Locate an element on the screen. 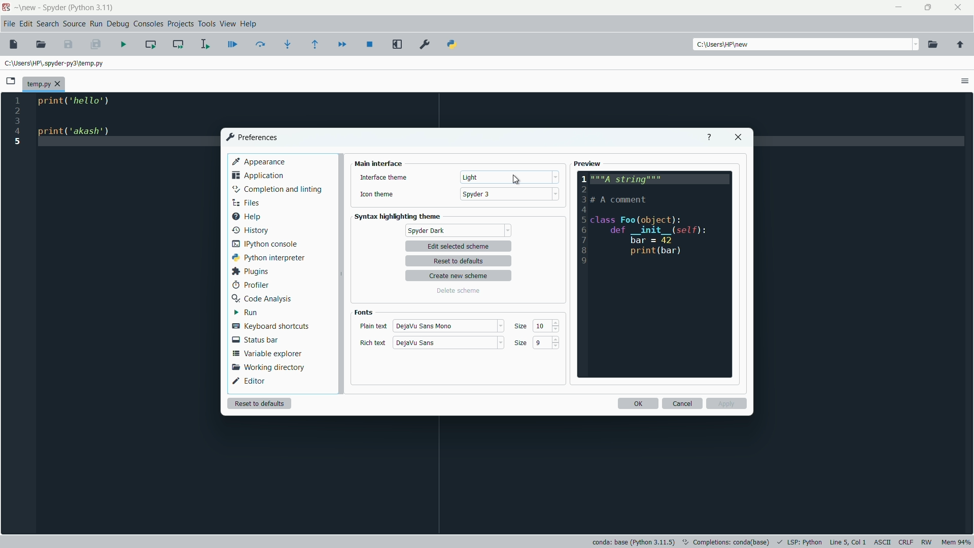  run selection is located at coordinates (204, 43).